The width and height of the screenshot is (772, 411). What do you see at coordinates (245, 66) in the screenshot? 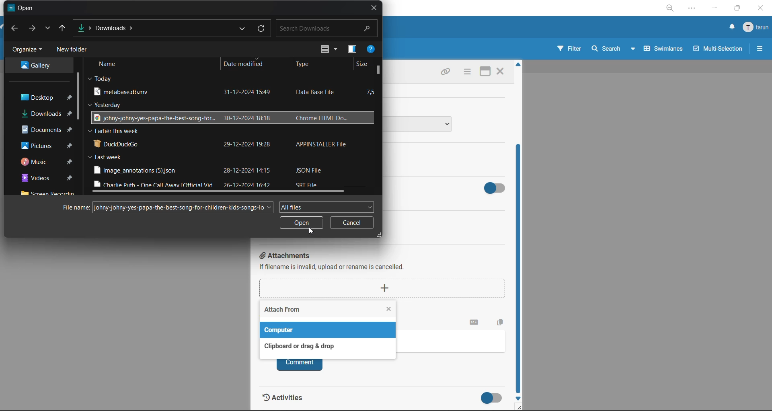
I see `date modified` at bounding box center [245, 66].